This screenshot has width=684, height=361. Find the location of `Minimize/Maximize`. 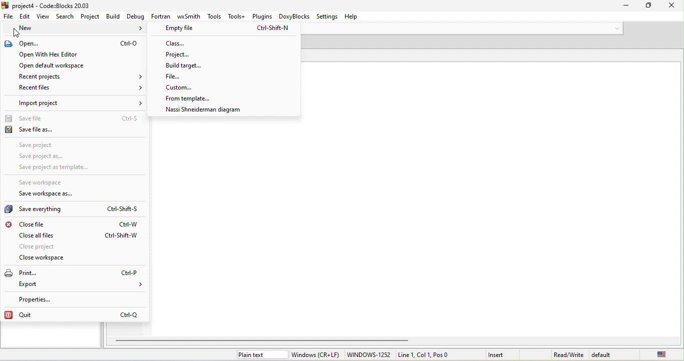

Minimize/Maximize is located at coordinates (645, 5).